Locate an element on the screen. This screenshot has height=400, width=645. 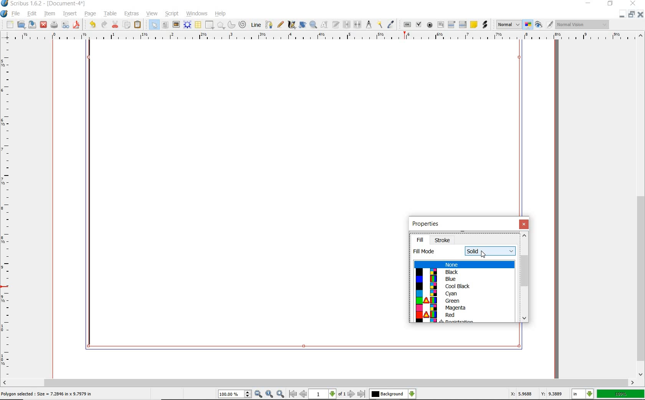
scrollbar is located at coordinates (319, 382).